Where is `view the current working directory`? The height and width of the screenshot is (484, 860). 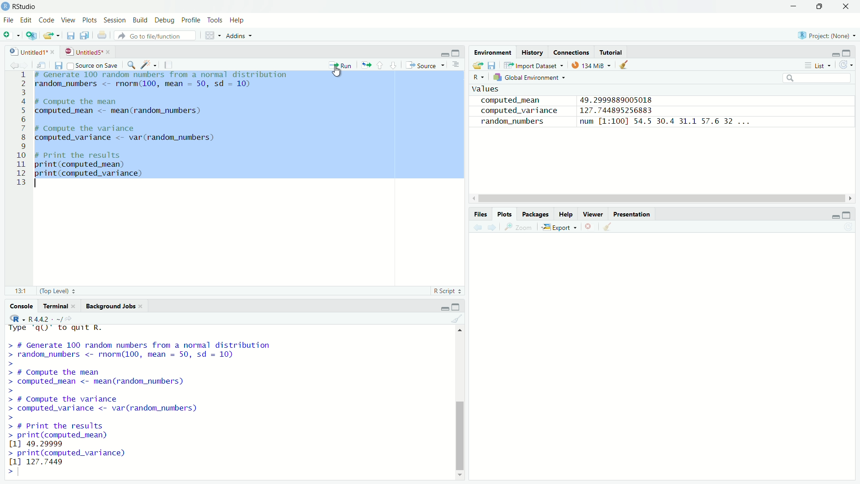
view the current working directory is located at coordinates (74, 319).